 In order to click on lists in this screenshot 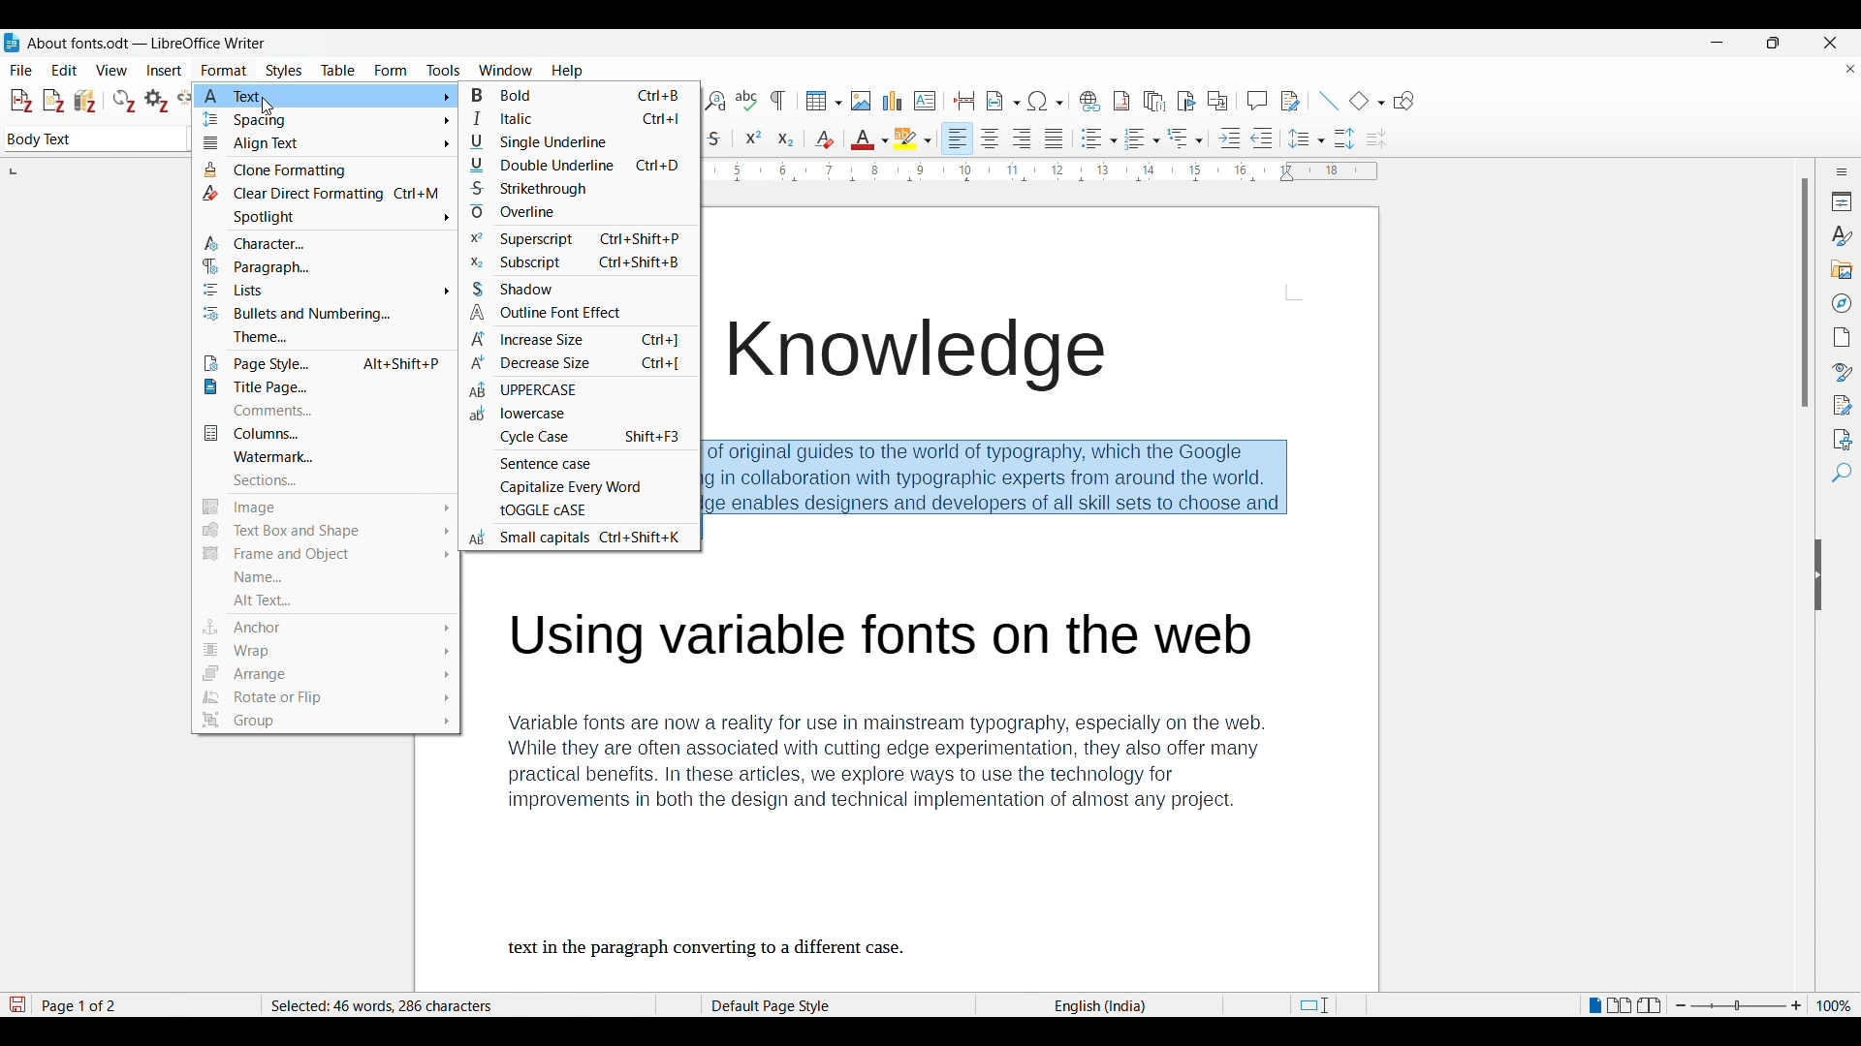, I will do `click(237, 292)`.